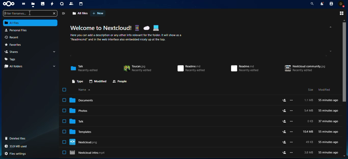 This screenshot has height=159, width=348. I want to click on more, so click(292, 100).